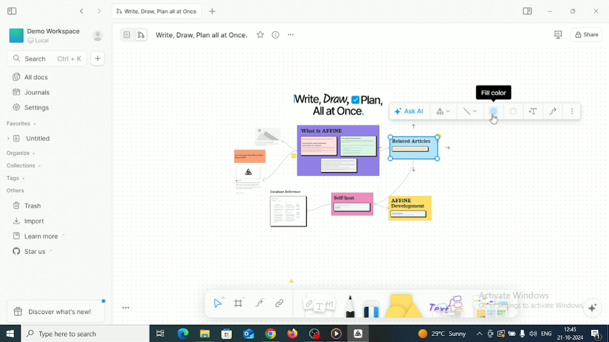 This screenshot has height=342, width=609. I want to click on Switch, so click(134, 34).